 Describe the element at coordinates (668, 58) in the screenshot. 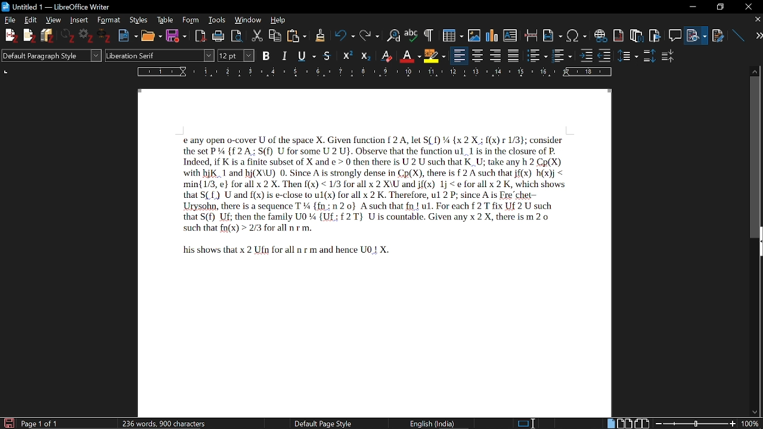

I see `decrease paragraph space` at that location.